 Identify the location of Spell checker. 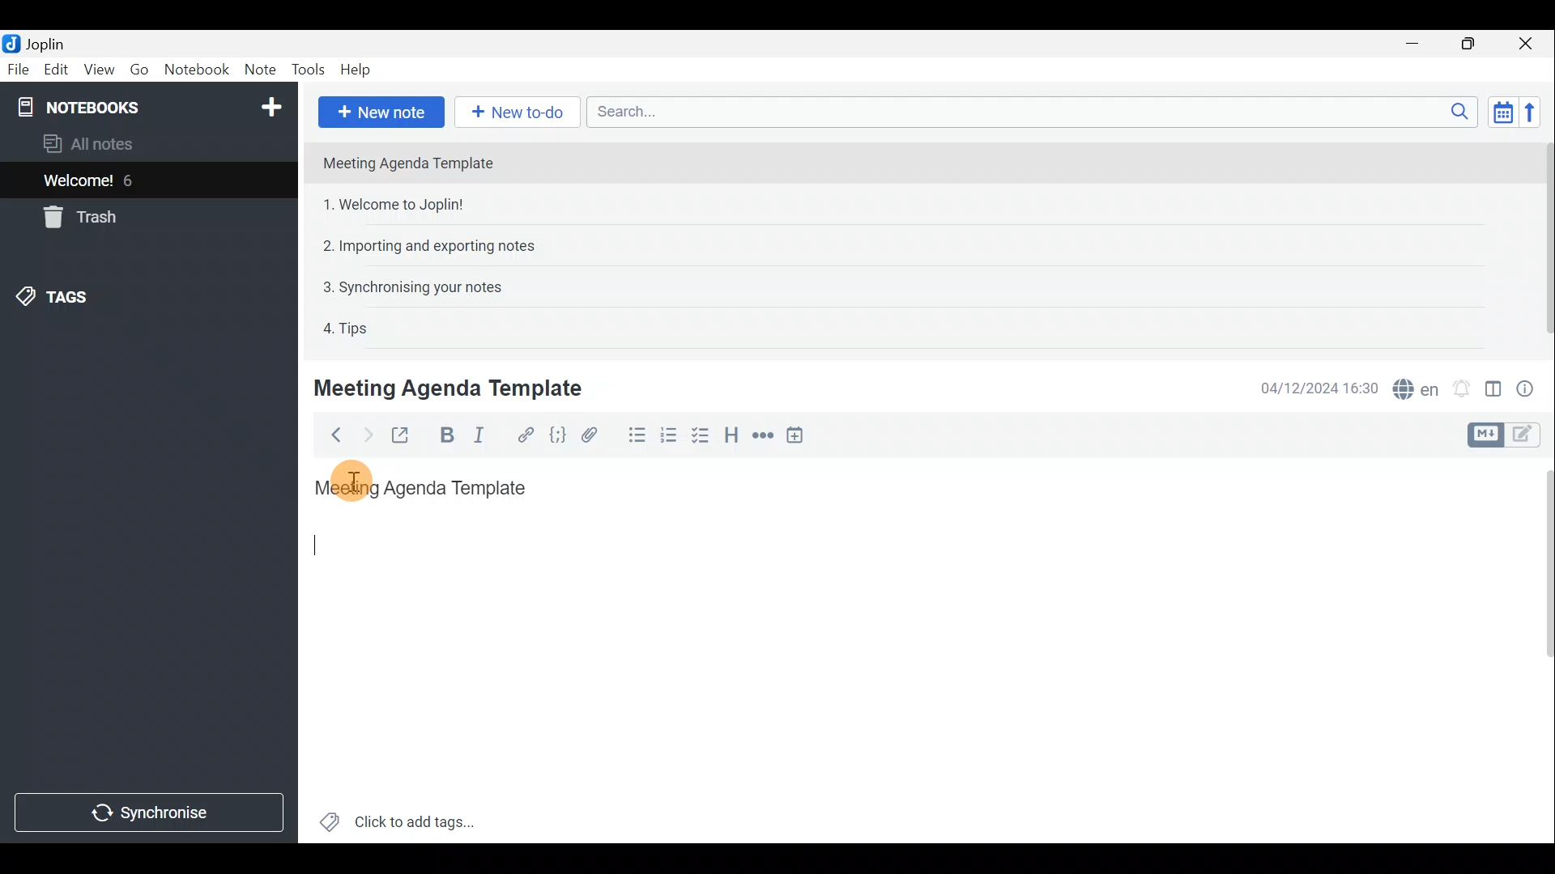
(1417, 387).